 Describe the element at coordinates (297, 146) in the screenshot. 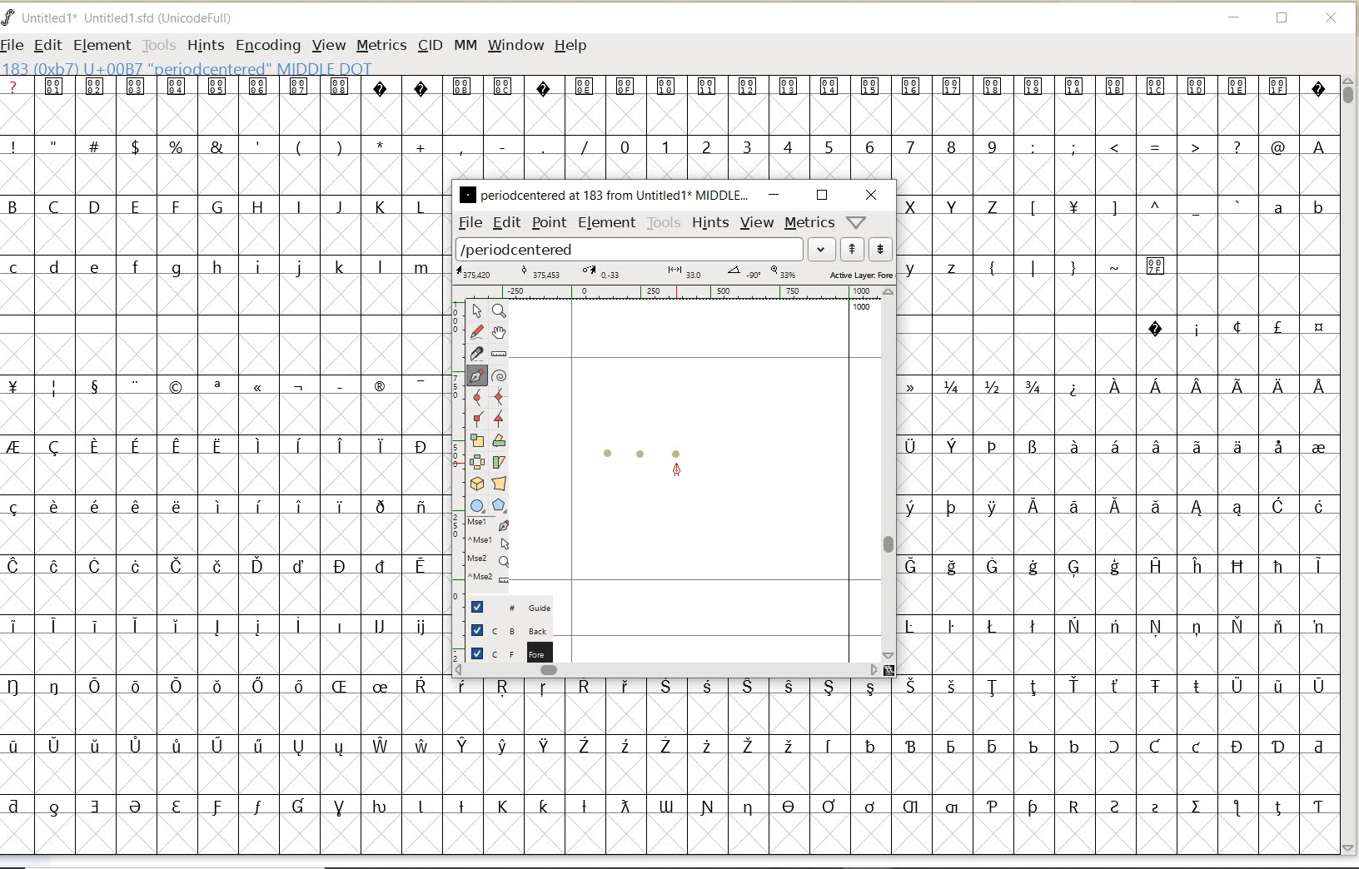

I see `special characters` at that location.